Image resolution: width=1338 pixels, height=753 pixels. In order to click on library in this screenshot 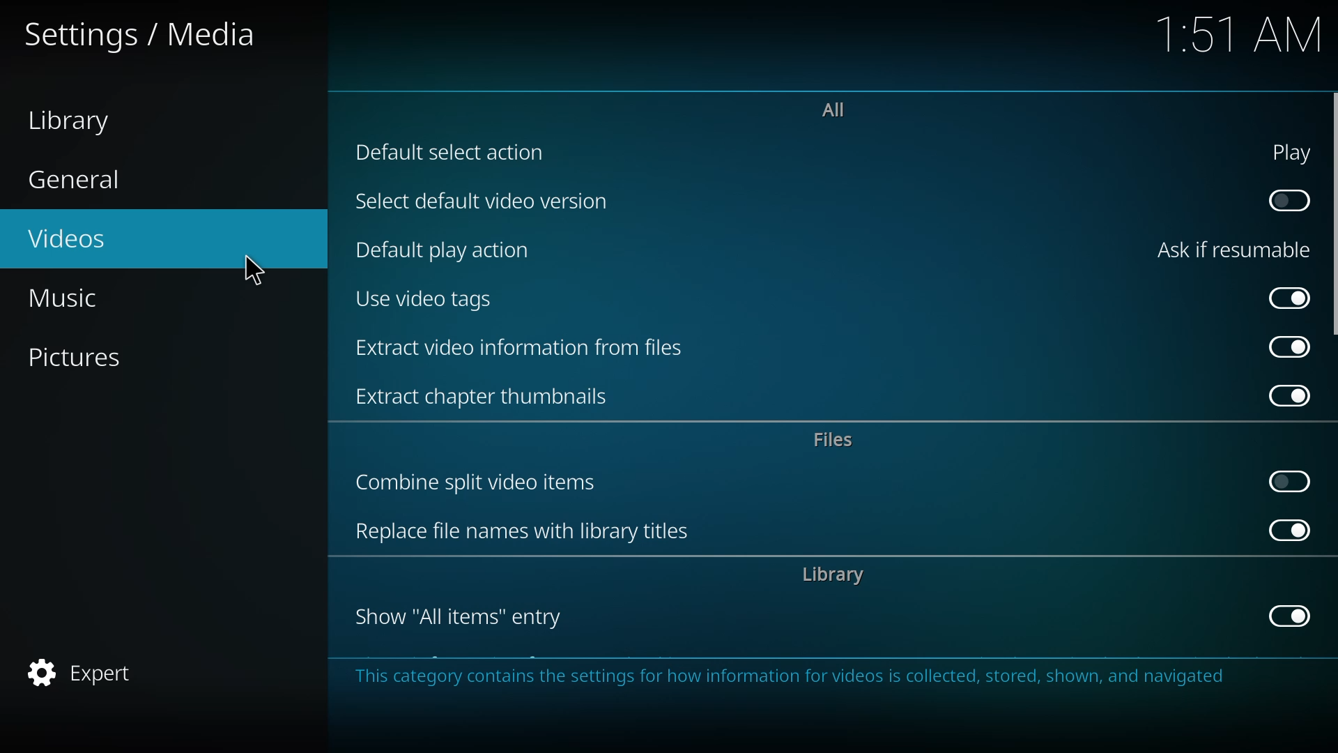, I will do `click(830, 575)`.